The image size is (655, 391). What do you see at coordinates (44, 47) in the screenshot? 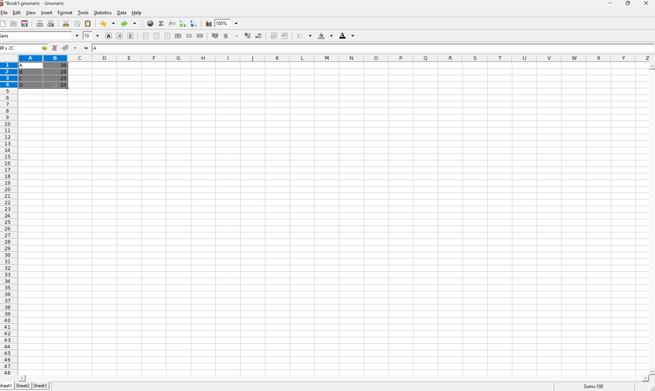
I see `Go to` at bounding box center [44, 47].